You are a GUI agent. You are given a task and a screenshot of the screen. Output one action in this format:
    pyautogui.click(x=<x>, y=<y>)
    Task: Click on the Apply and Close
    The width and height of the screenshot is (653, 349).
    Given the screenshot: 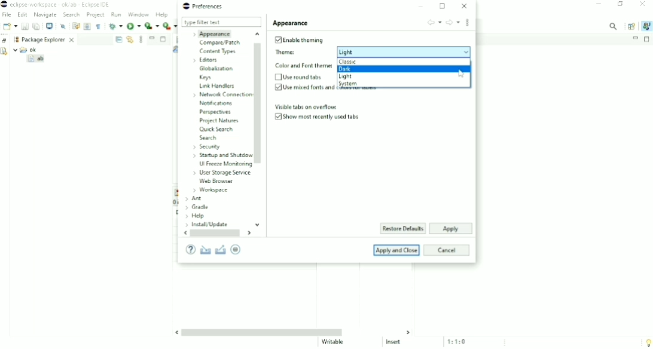 What is the action you would take?
    pyautogui.click(x=397, y=250)
    